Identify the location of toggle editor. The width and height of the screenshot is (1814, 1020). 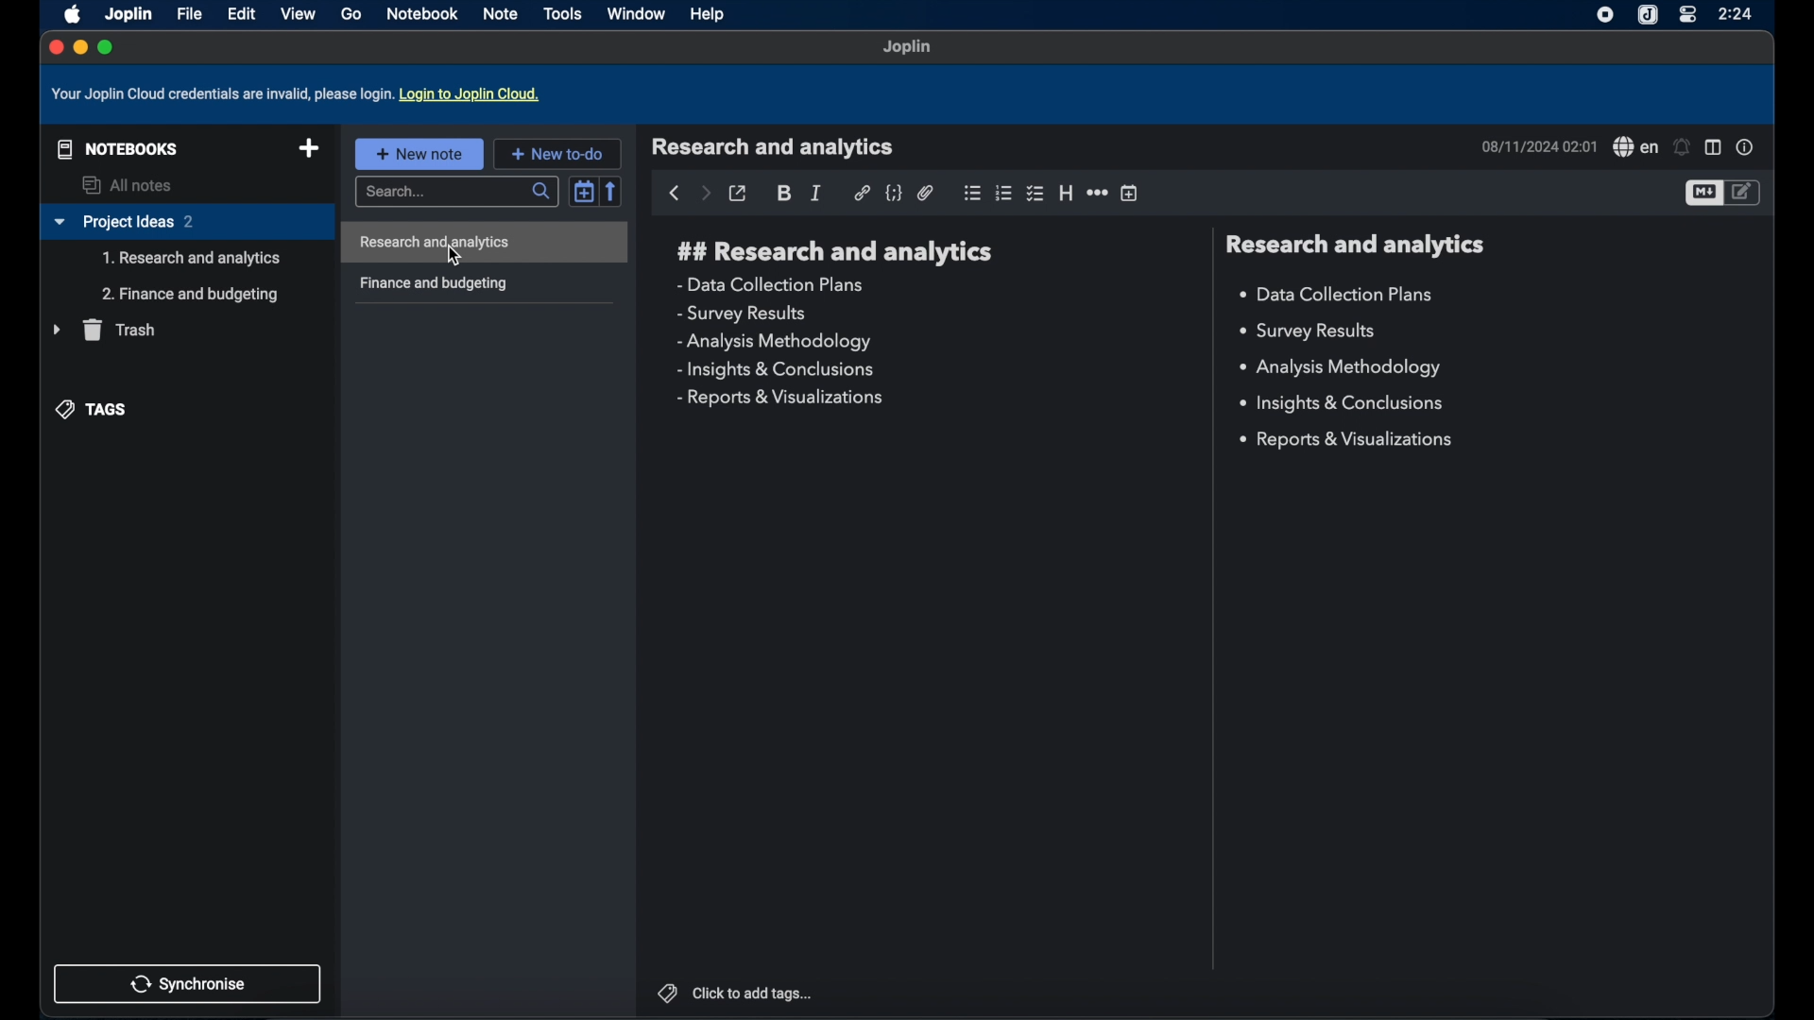
(1745, 192).